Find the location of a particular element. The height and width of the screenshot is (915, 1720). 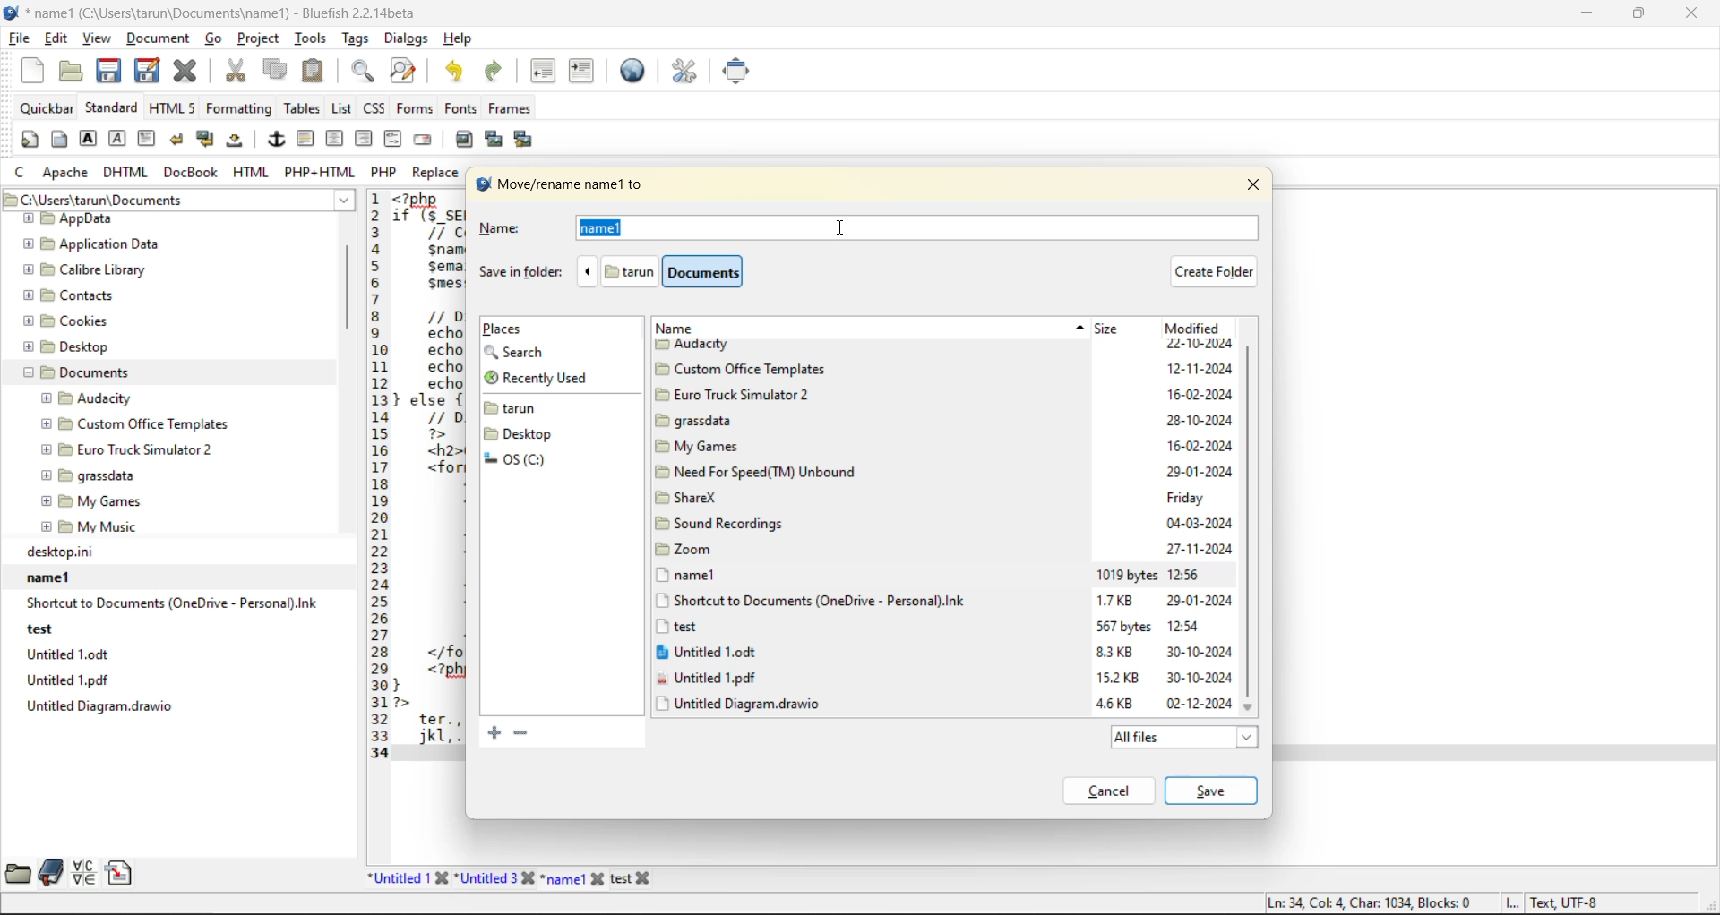

bookmarks is located at coordinates (52, 873).